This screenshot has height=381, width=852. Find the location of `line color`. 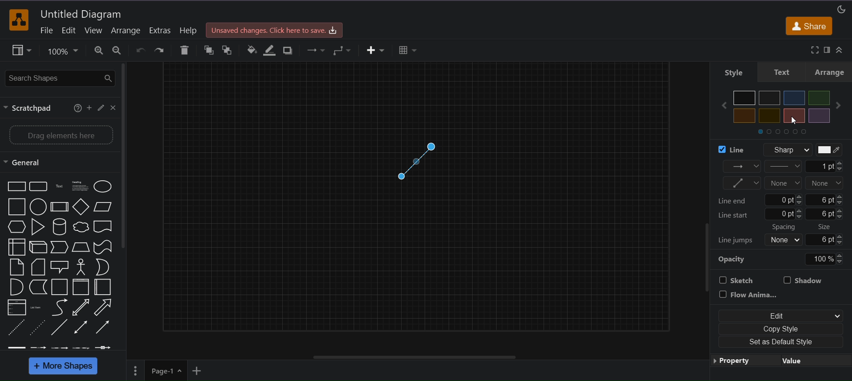

line color is located at coordinates (271, 49).